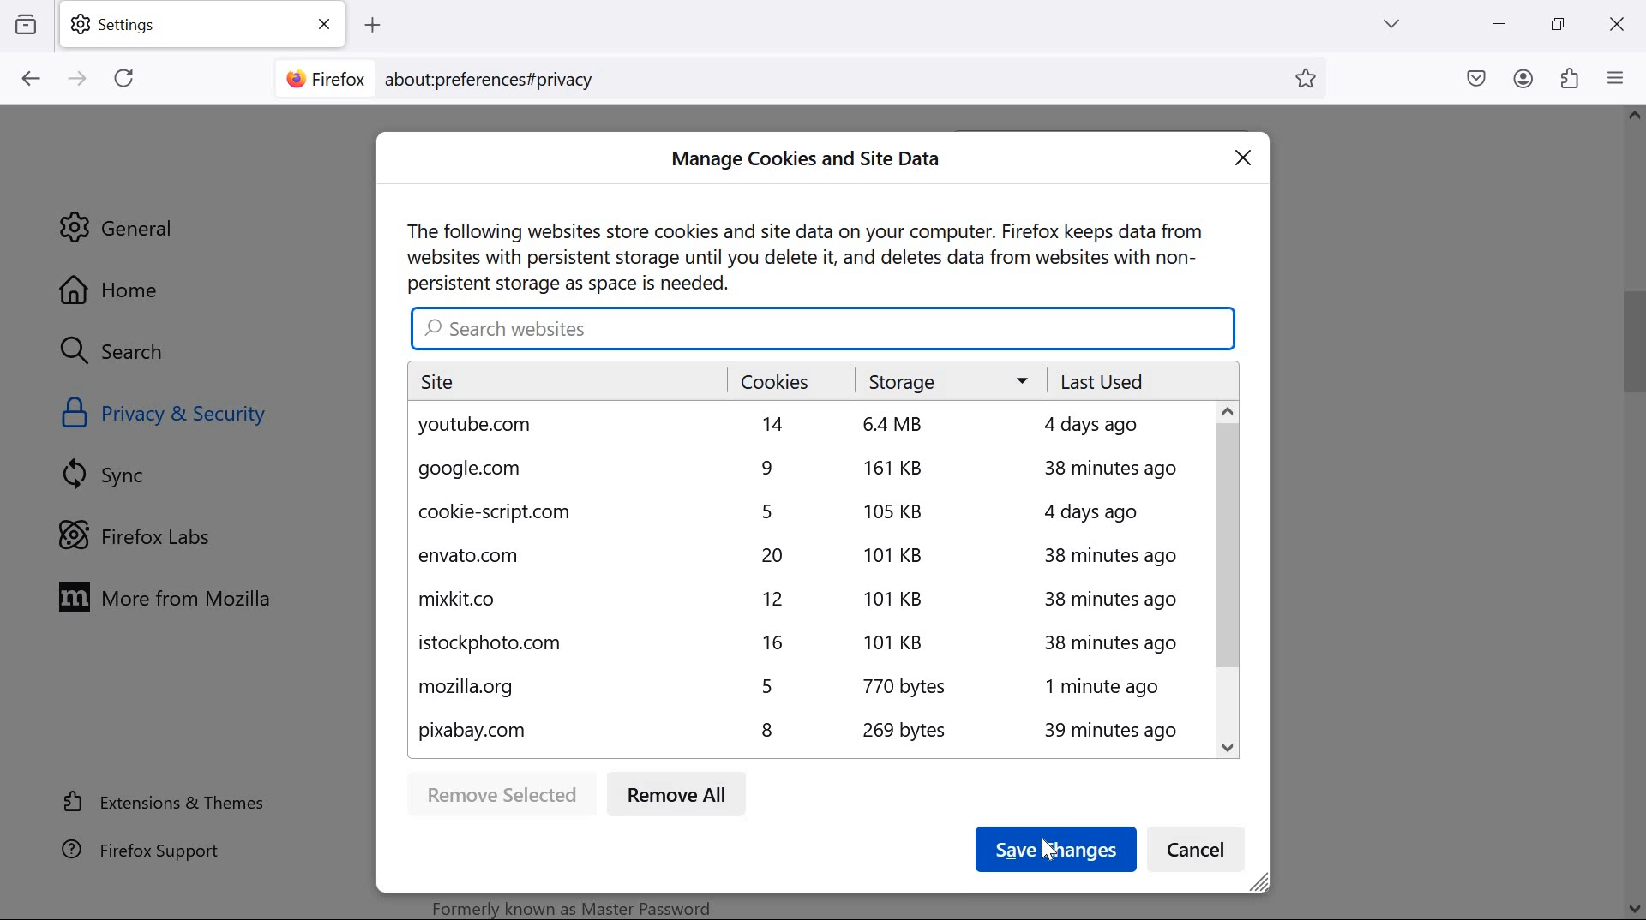 The image size is (1646, 920). Describe the element at coordinates (158, 288) in the screenshot. I see `Home` at that location.